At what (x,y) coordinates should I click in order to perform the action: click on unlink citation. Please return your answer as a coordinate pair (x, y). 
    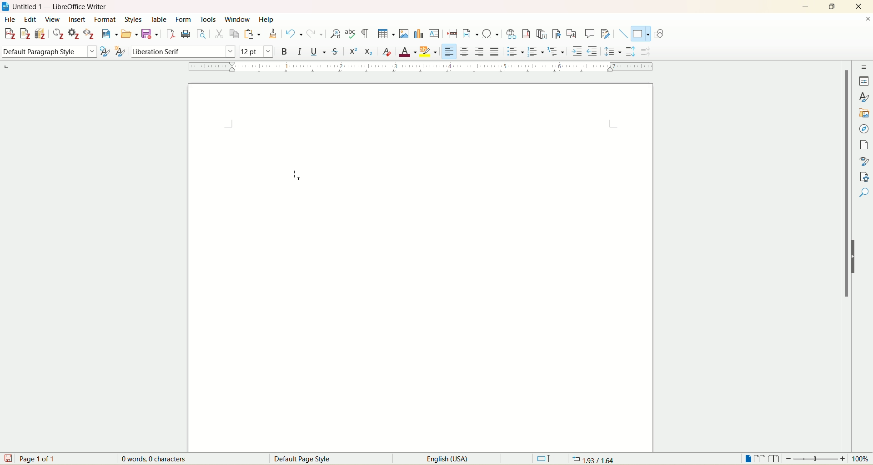
    Looking at the image, I should click on (90, 34).